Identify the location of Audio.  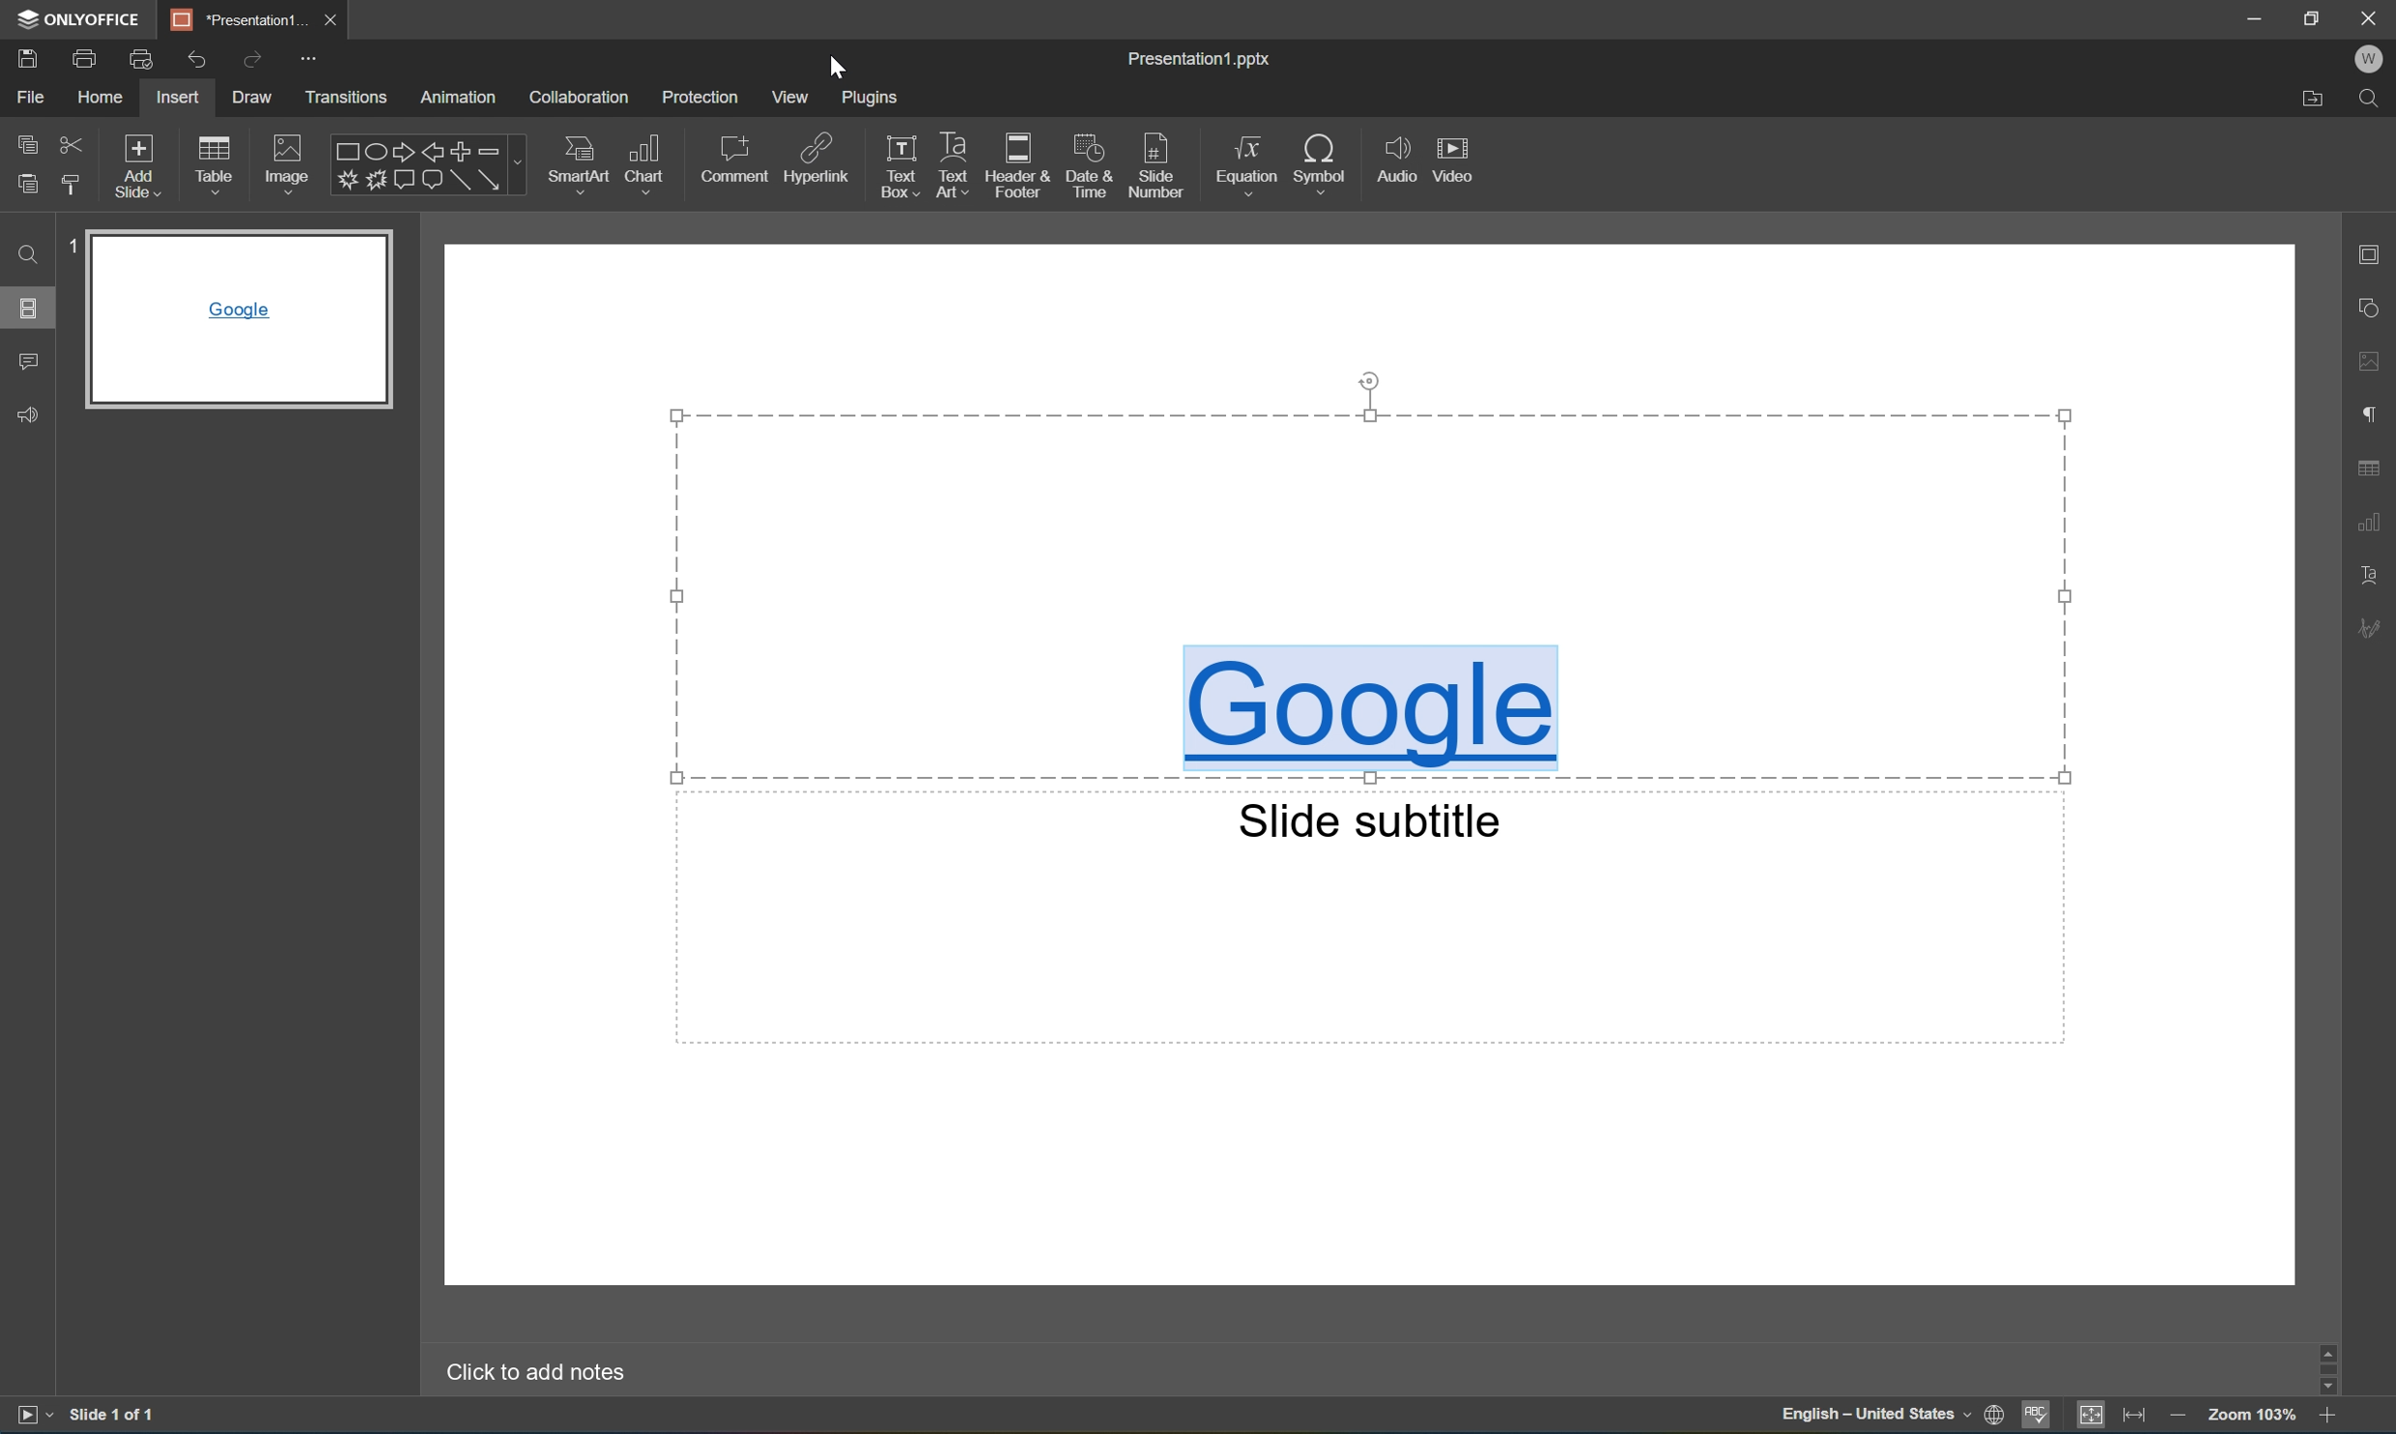
(1394, 154).